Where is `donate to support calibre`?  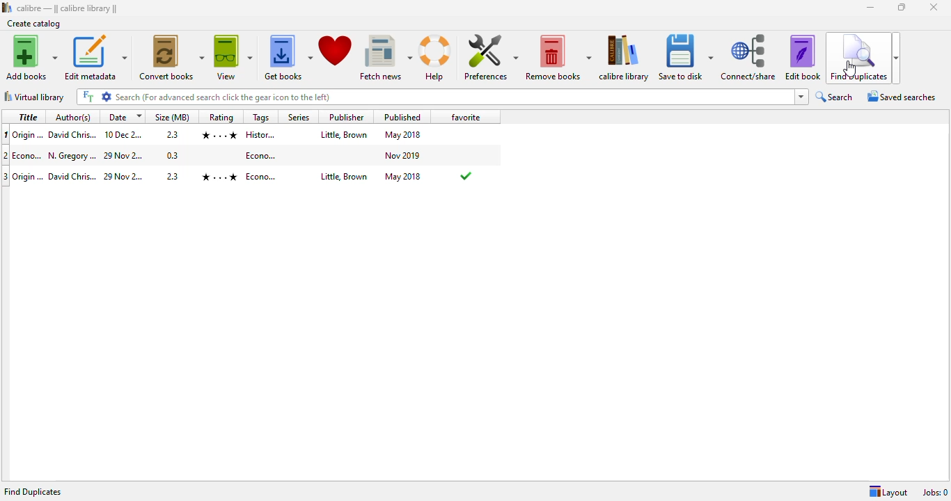 donate to support calibre is located at coordinates (336, 51).